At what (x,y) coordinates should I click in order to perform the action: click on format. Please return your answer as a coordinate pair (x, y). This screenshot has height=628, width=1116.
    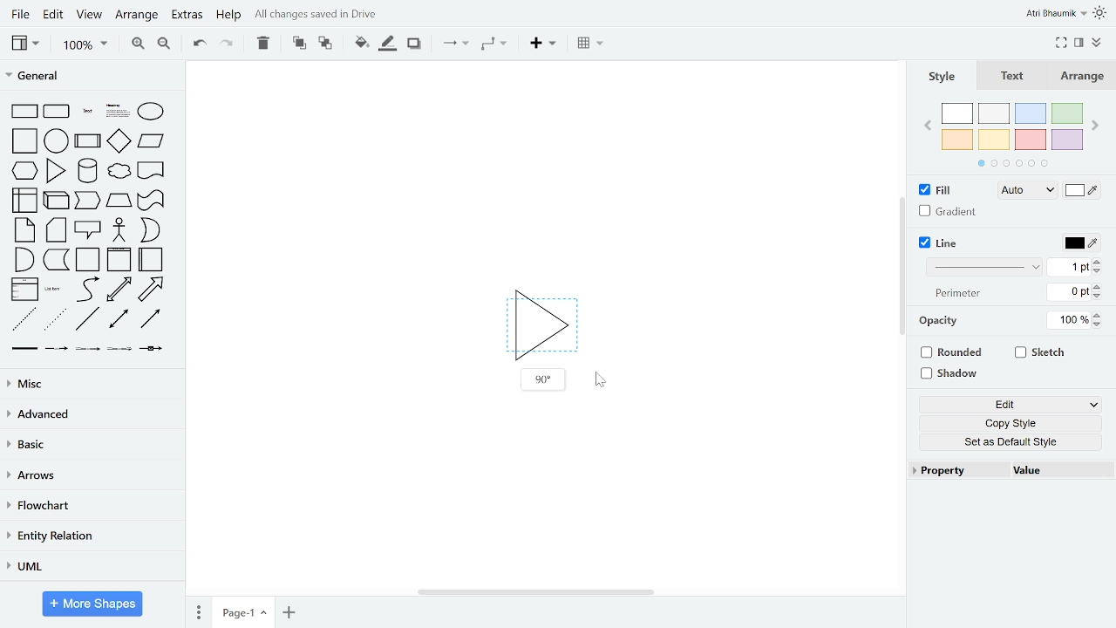
    Looking at the image, I should click on (1079, 42).